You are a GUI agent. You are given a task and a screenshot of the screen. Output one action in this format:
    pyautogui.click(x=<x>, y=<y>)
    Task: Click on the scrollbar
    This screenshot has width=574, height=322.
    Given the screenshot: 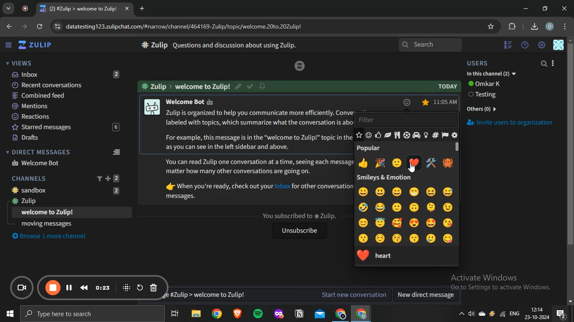 What is the action you would take?
    pyautogui.click(x=458, y=149)
    